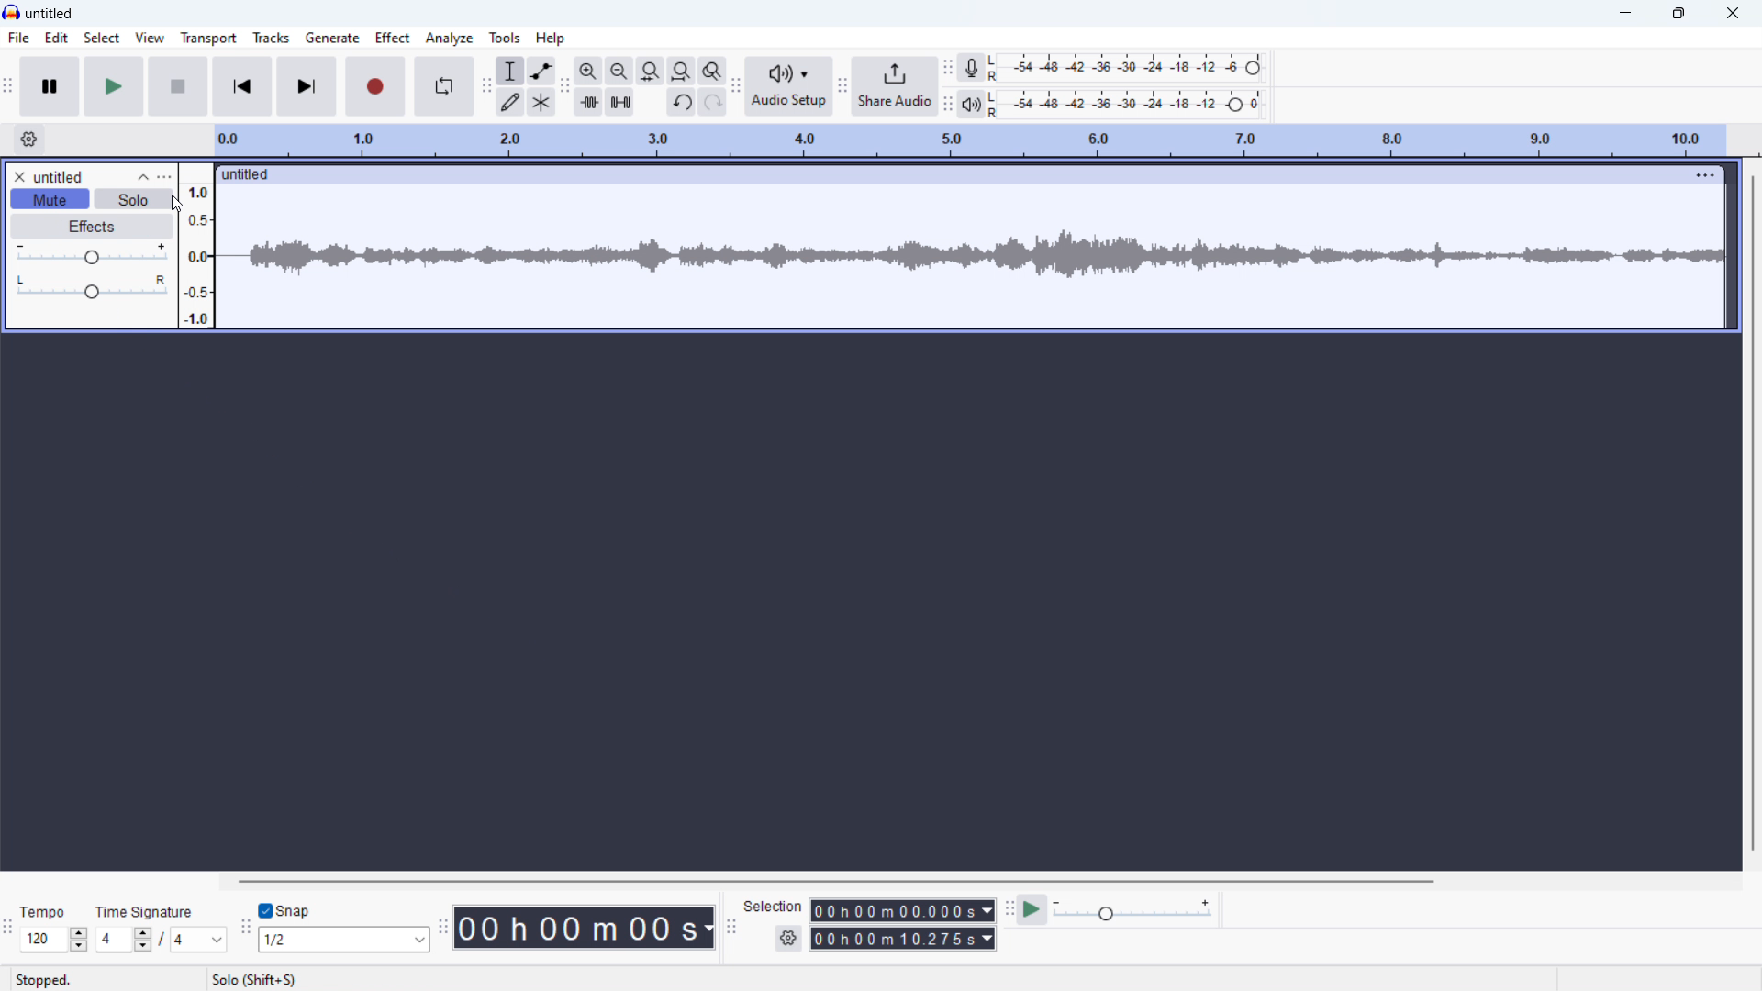 The width and height of the screenshot is (1762, 991). Describe the element at coordinates (588, 102) in the screenshot. I see `trim audio outsside selction` at that location.